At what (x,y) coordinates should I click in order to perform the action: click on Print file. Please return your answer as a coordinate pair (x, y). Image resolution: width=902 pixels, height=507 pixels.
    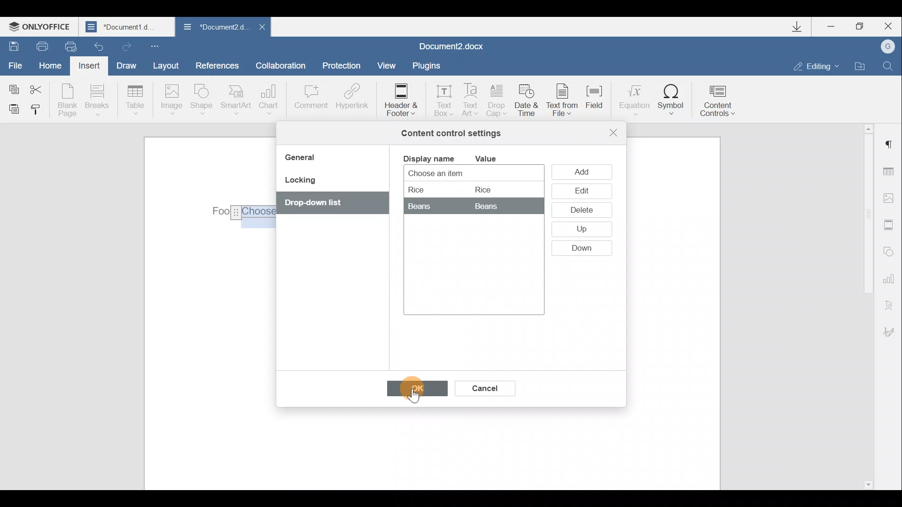
    Looking at the image, I should click on (37, 46).